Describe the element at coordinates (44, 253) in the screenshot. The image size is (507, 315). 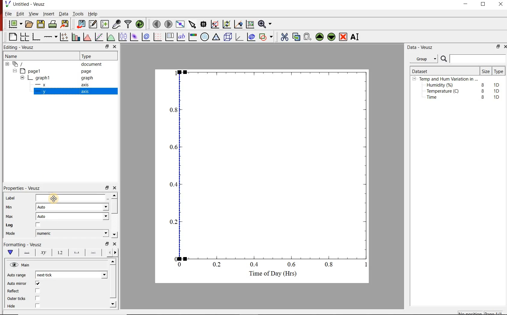
I see `axis label` at that location.